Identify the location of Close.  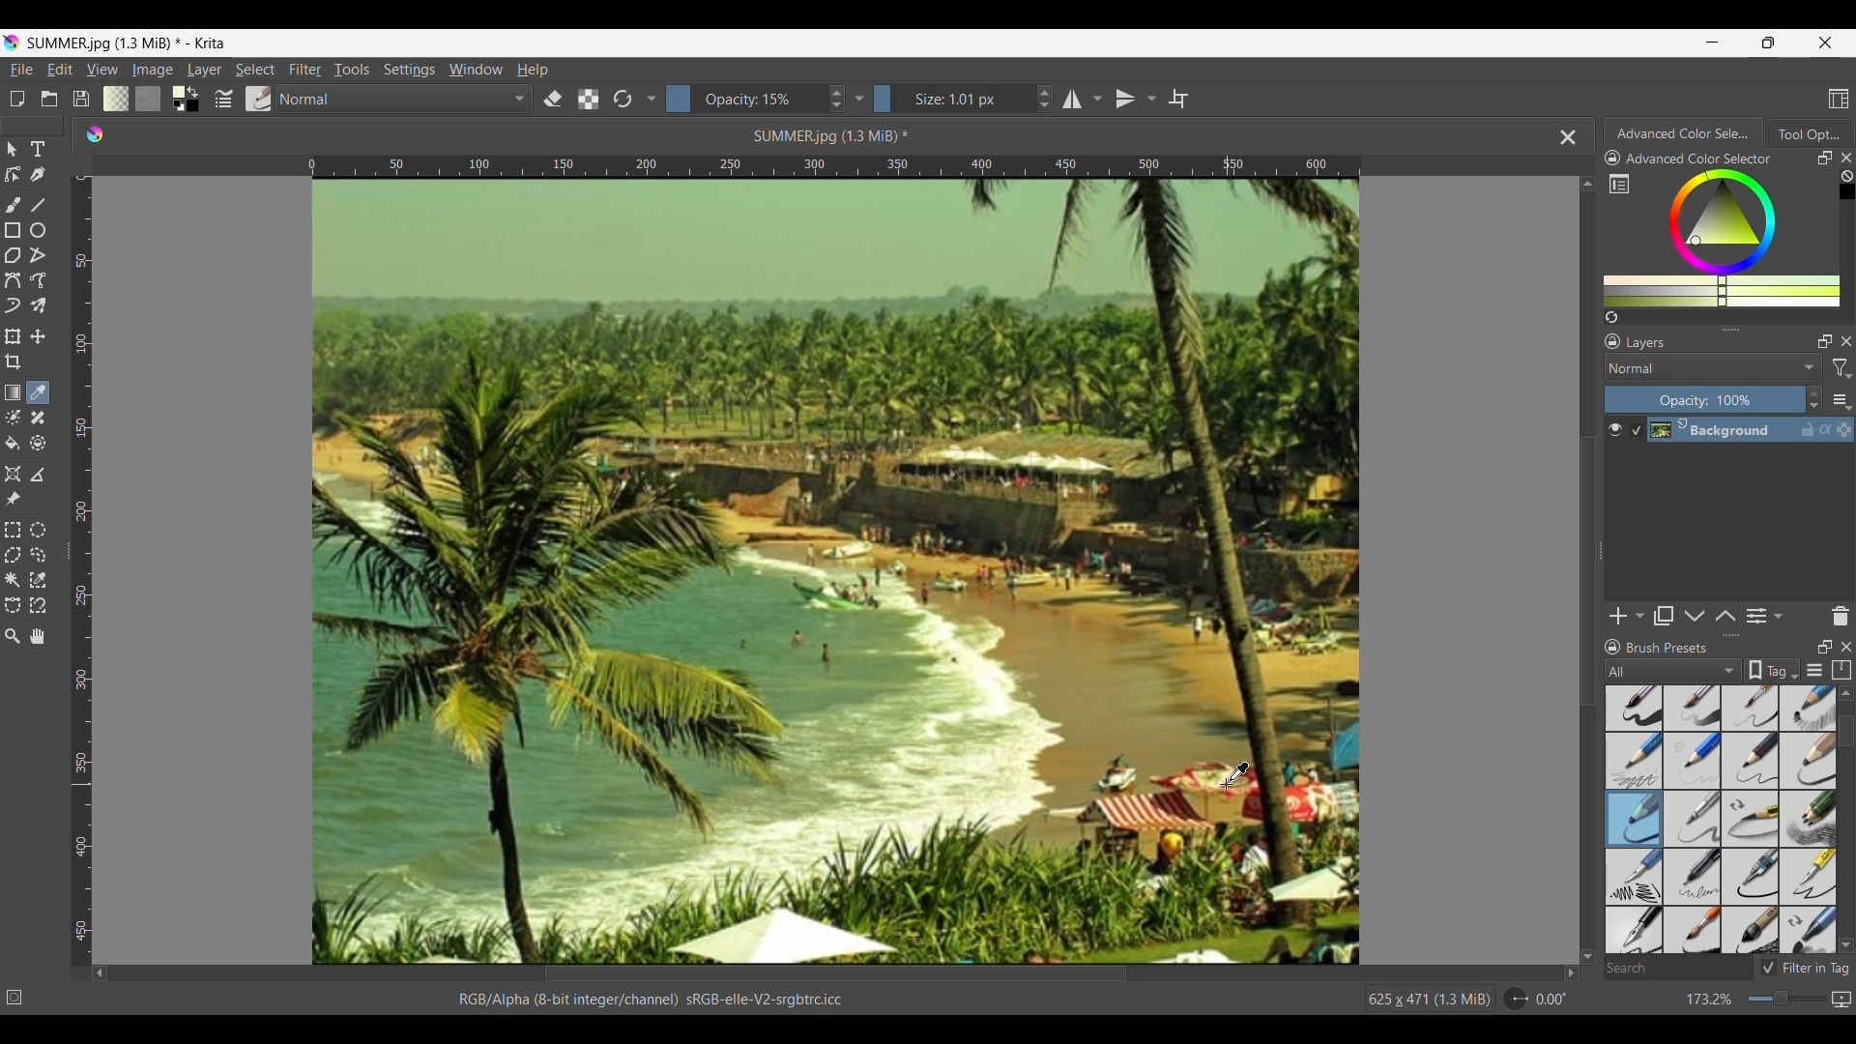
(1847, 647).